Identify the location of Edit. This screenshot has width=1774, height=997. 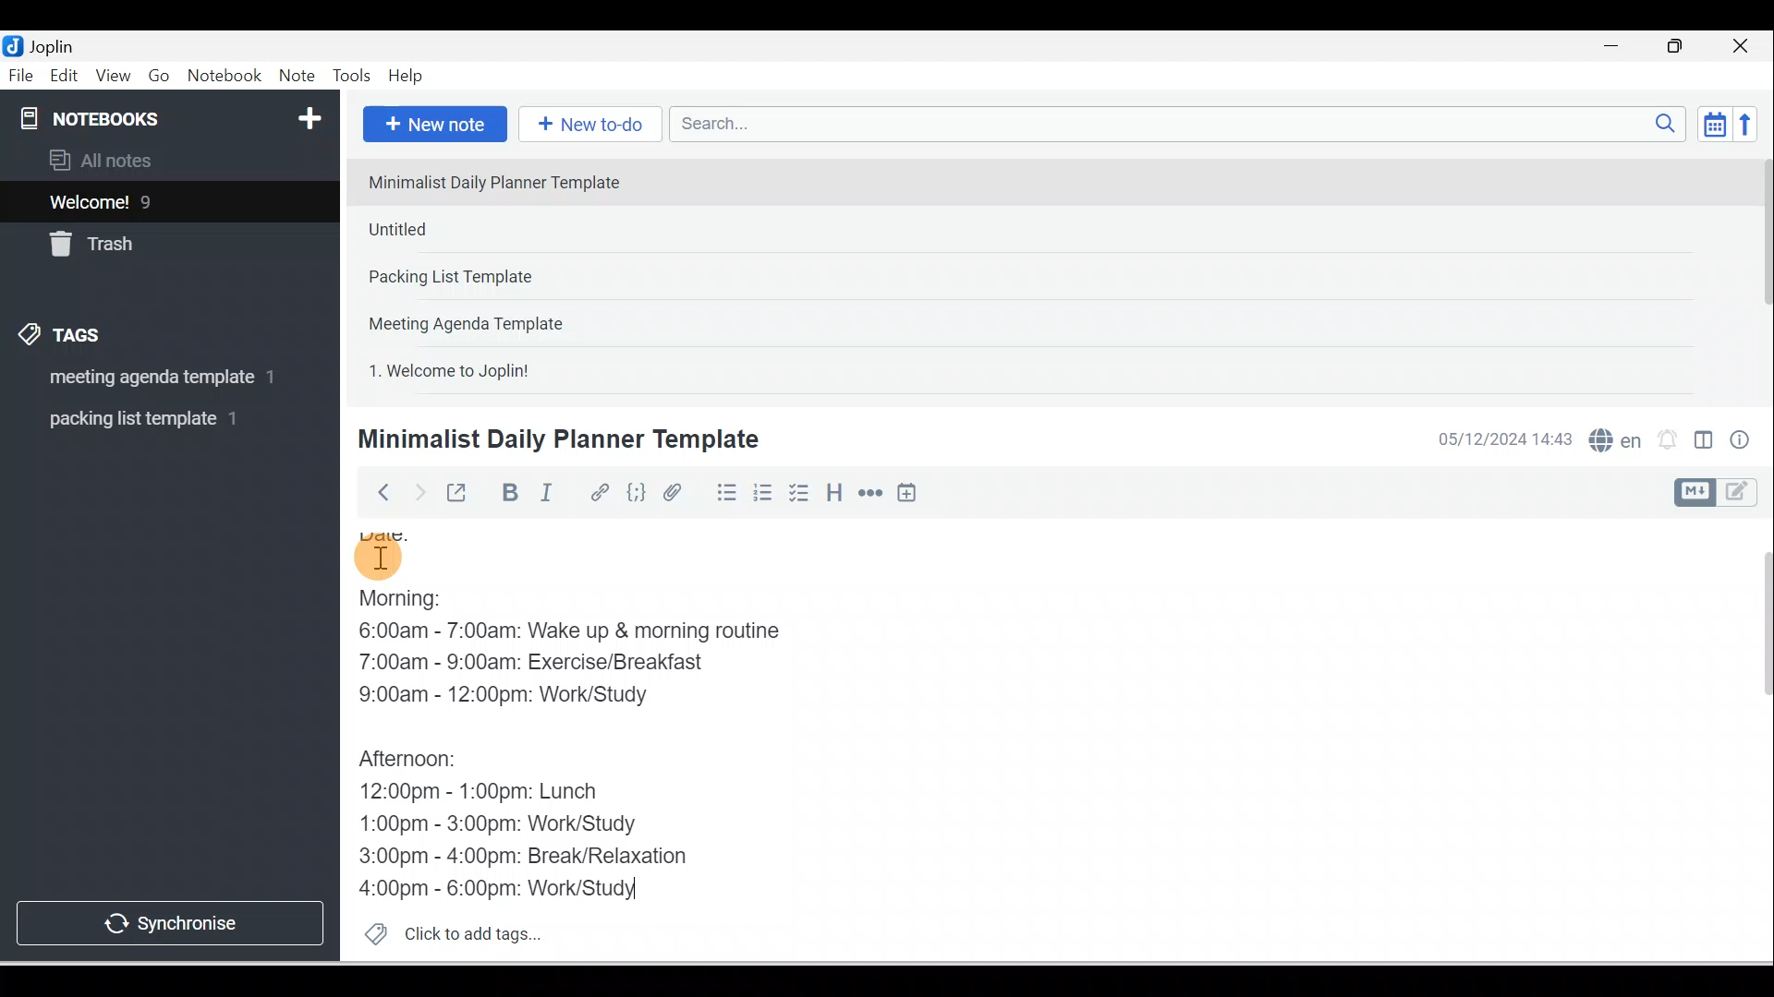
(66, 77).